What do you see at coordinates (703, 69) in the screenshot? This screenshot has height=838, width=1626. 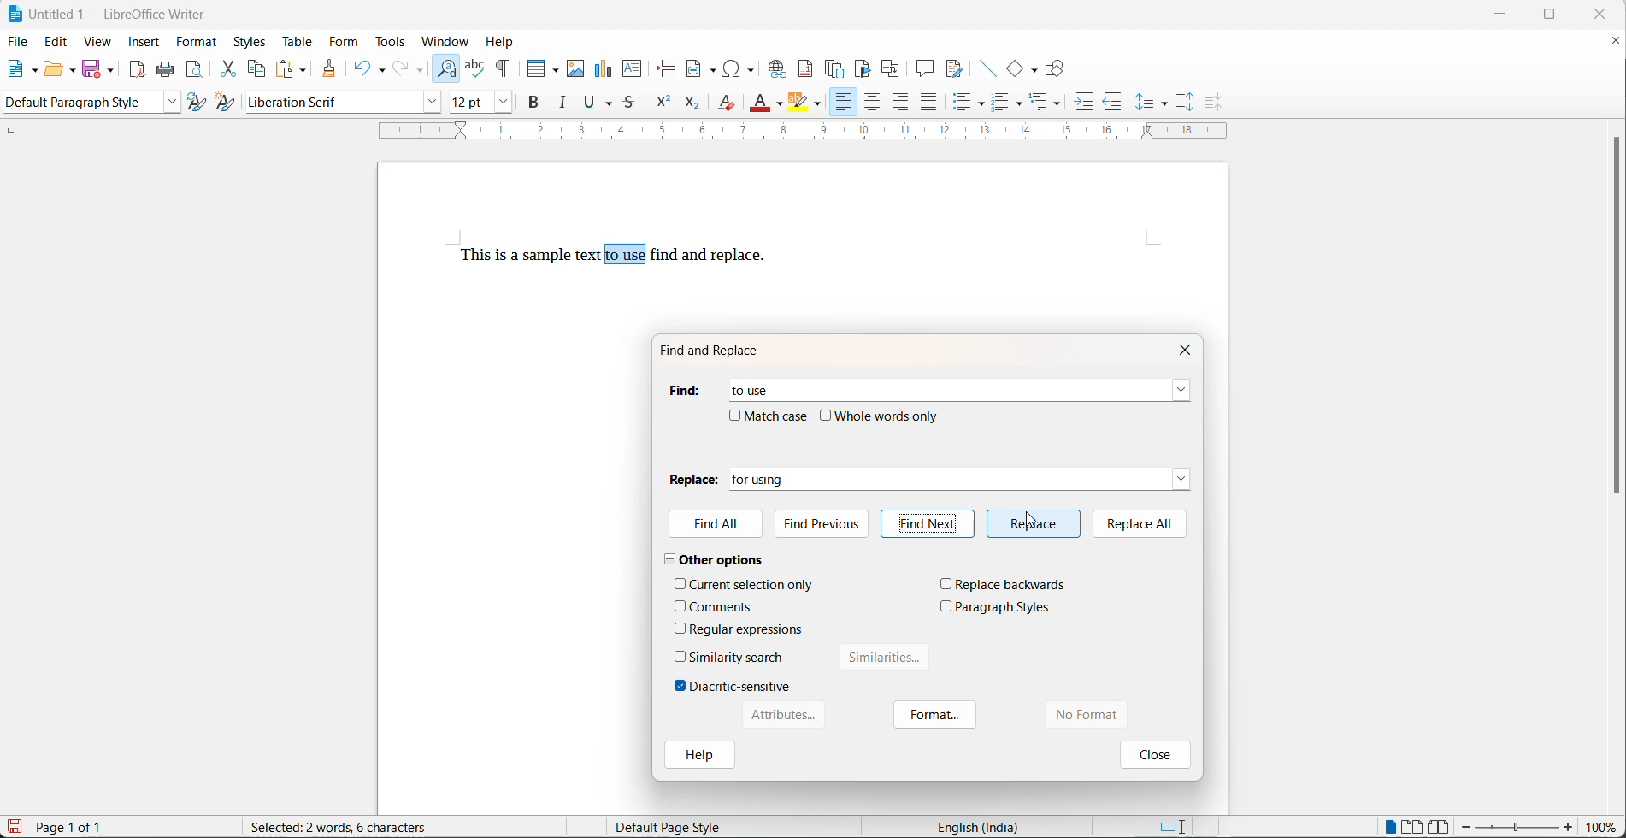 I see `insert field` at bounding box center [703, 69].